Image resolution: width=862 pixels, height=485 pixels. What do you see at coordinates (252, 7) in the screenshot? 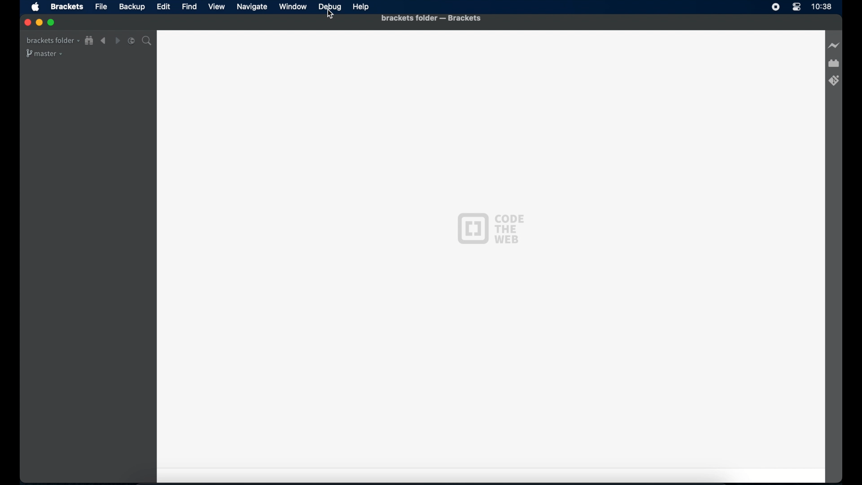
I see `navigate` at bounding box center [252, 7].